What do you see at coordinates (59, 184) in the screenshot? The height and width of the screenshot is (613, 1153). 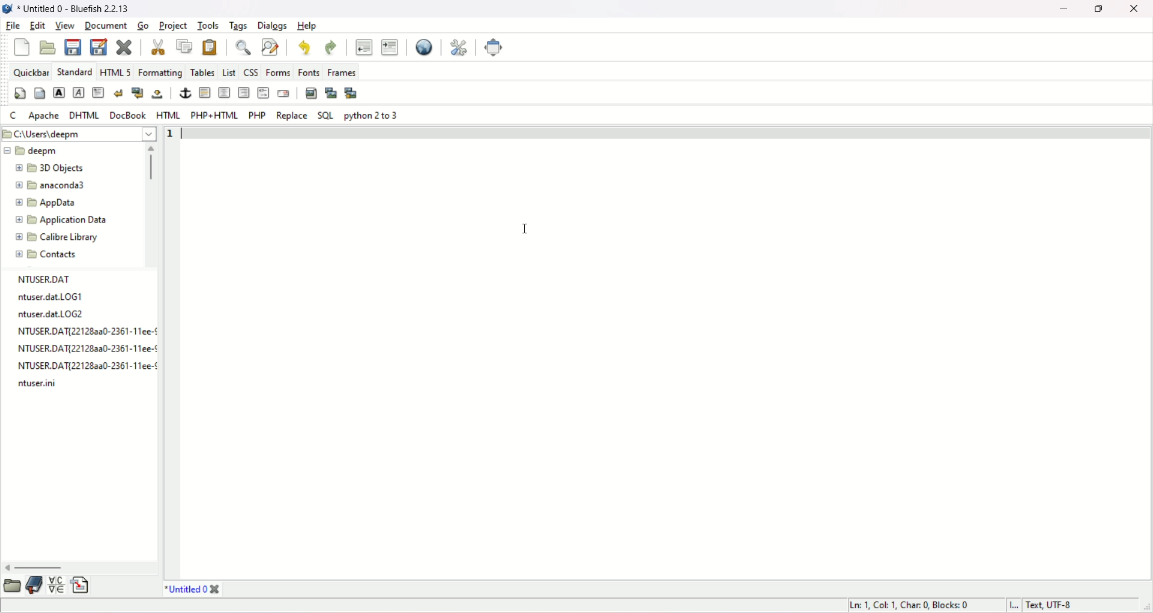 I see `folder name` at bounding box center [59, 184].